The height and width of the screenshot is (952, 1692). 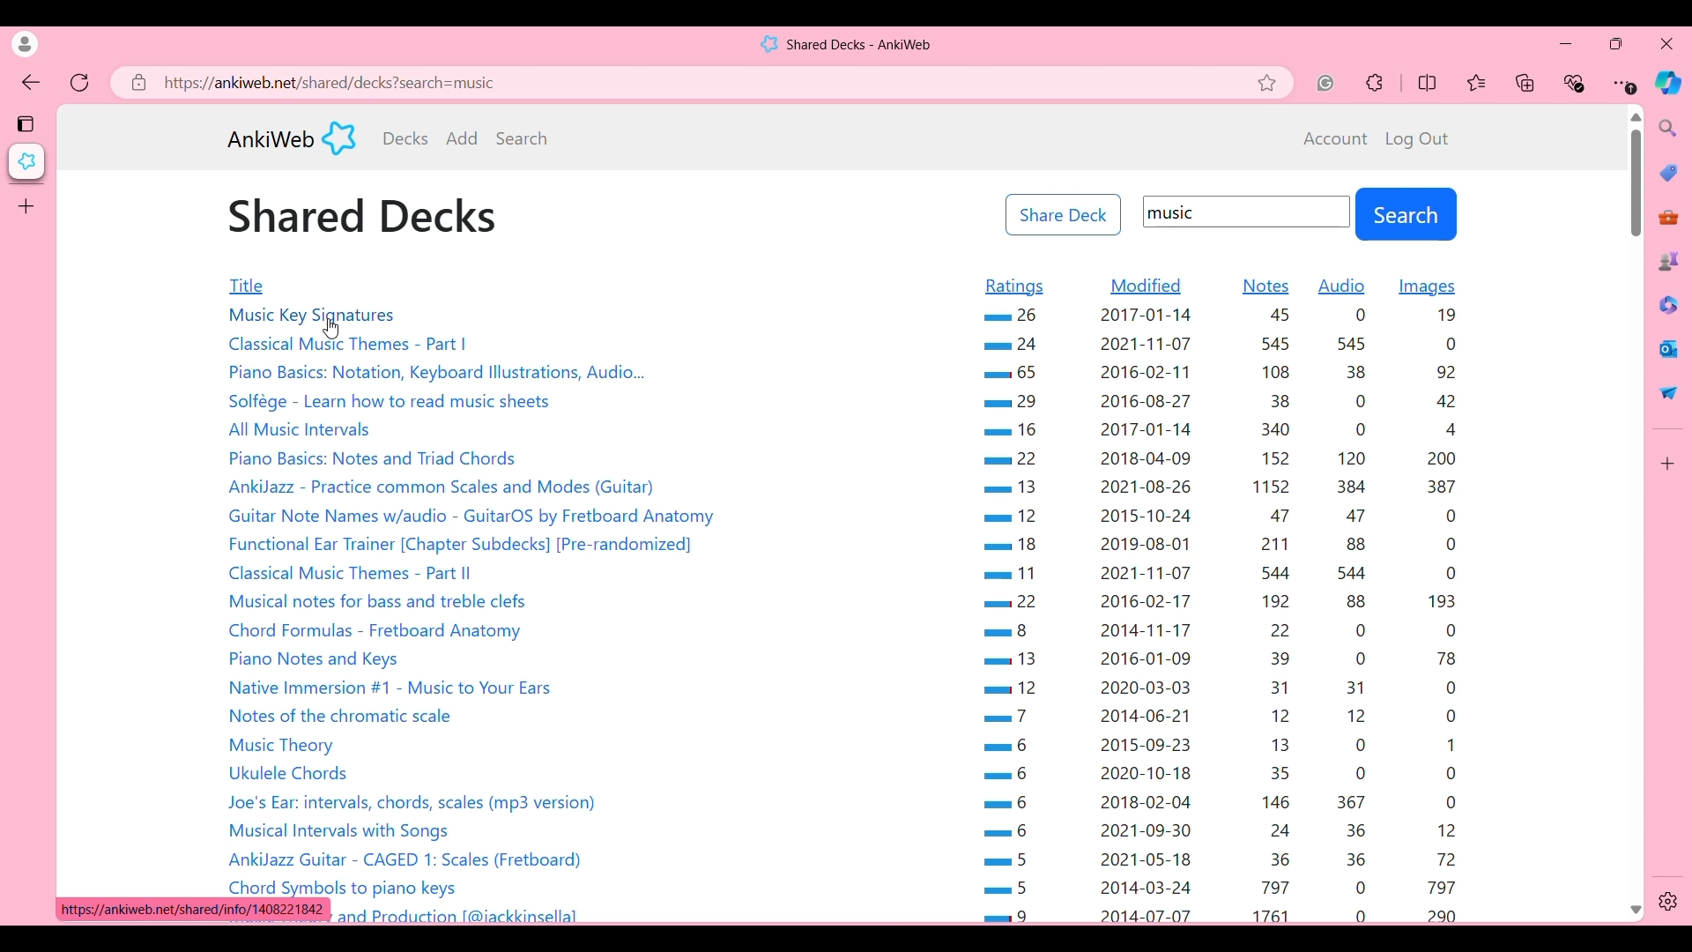 I want to click on Grammarly extension, so click(x=1325, y=83).